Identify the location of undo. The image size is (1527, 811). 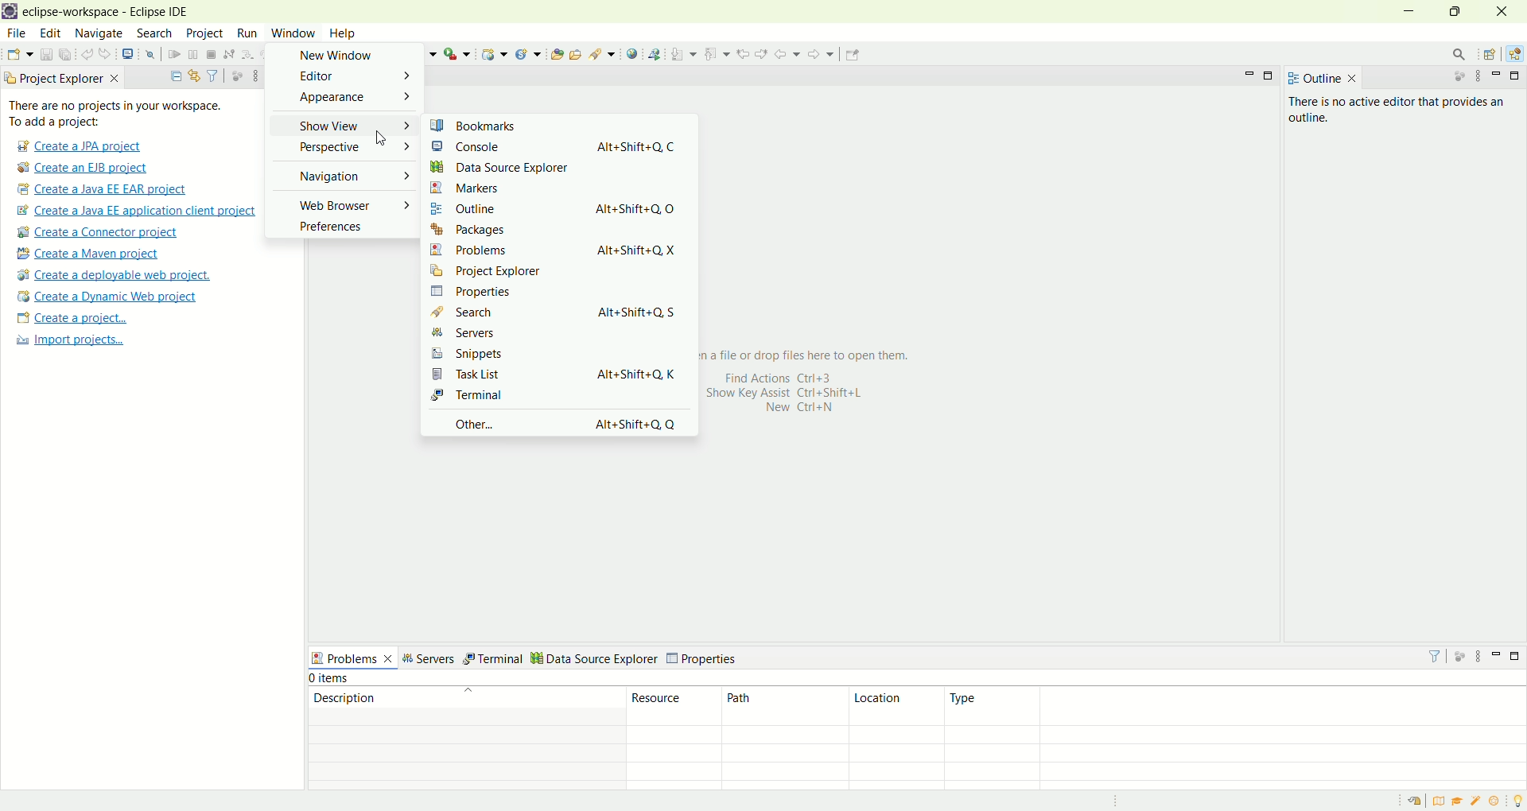
(86, 52).